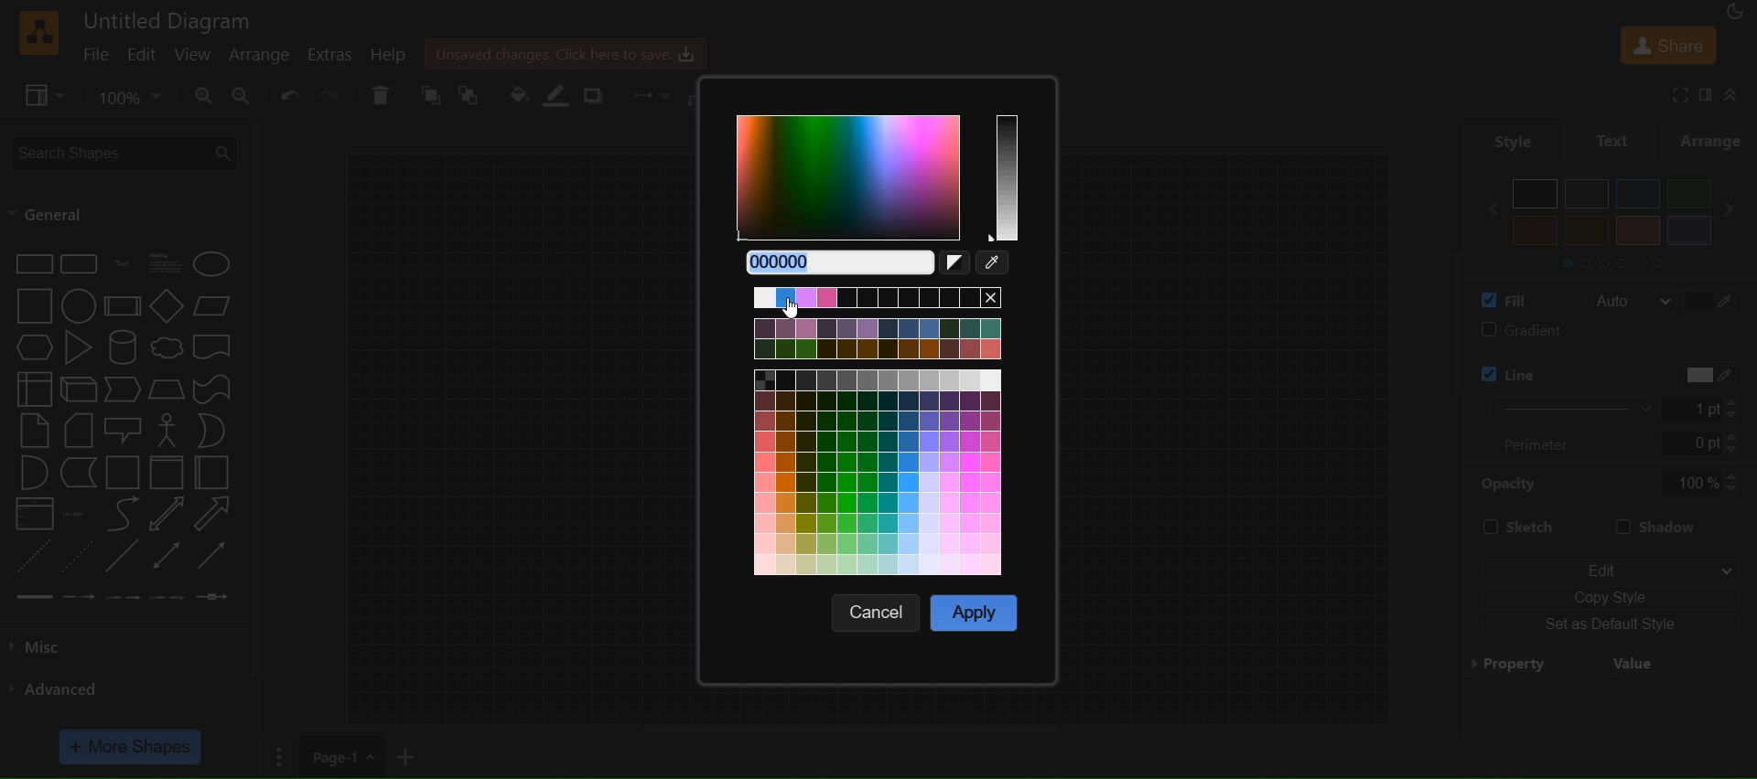 The image size is (1757, 779). Describe the element at coordinates (212, 473) in the screenshot. I see `horizontal container` at that location.